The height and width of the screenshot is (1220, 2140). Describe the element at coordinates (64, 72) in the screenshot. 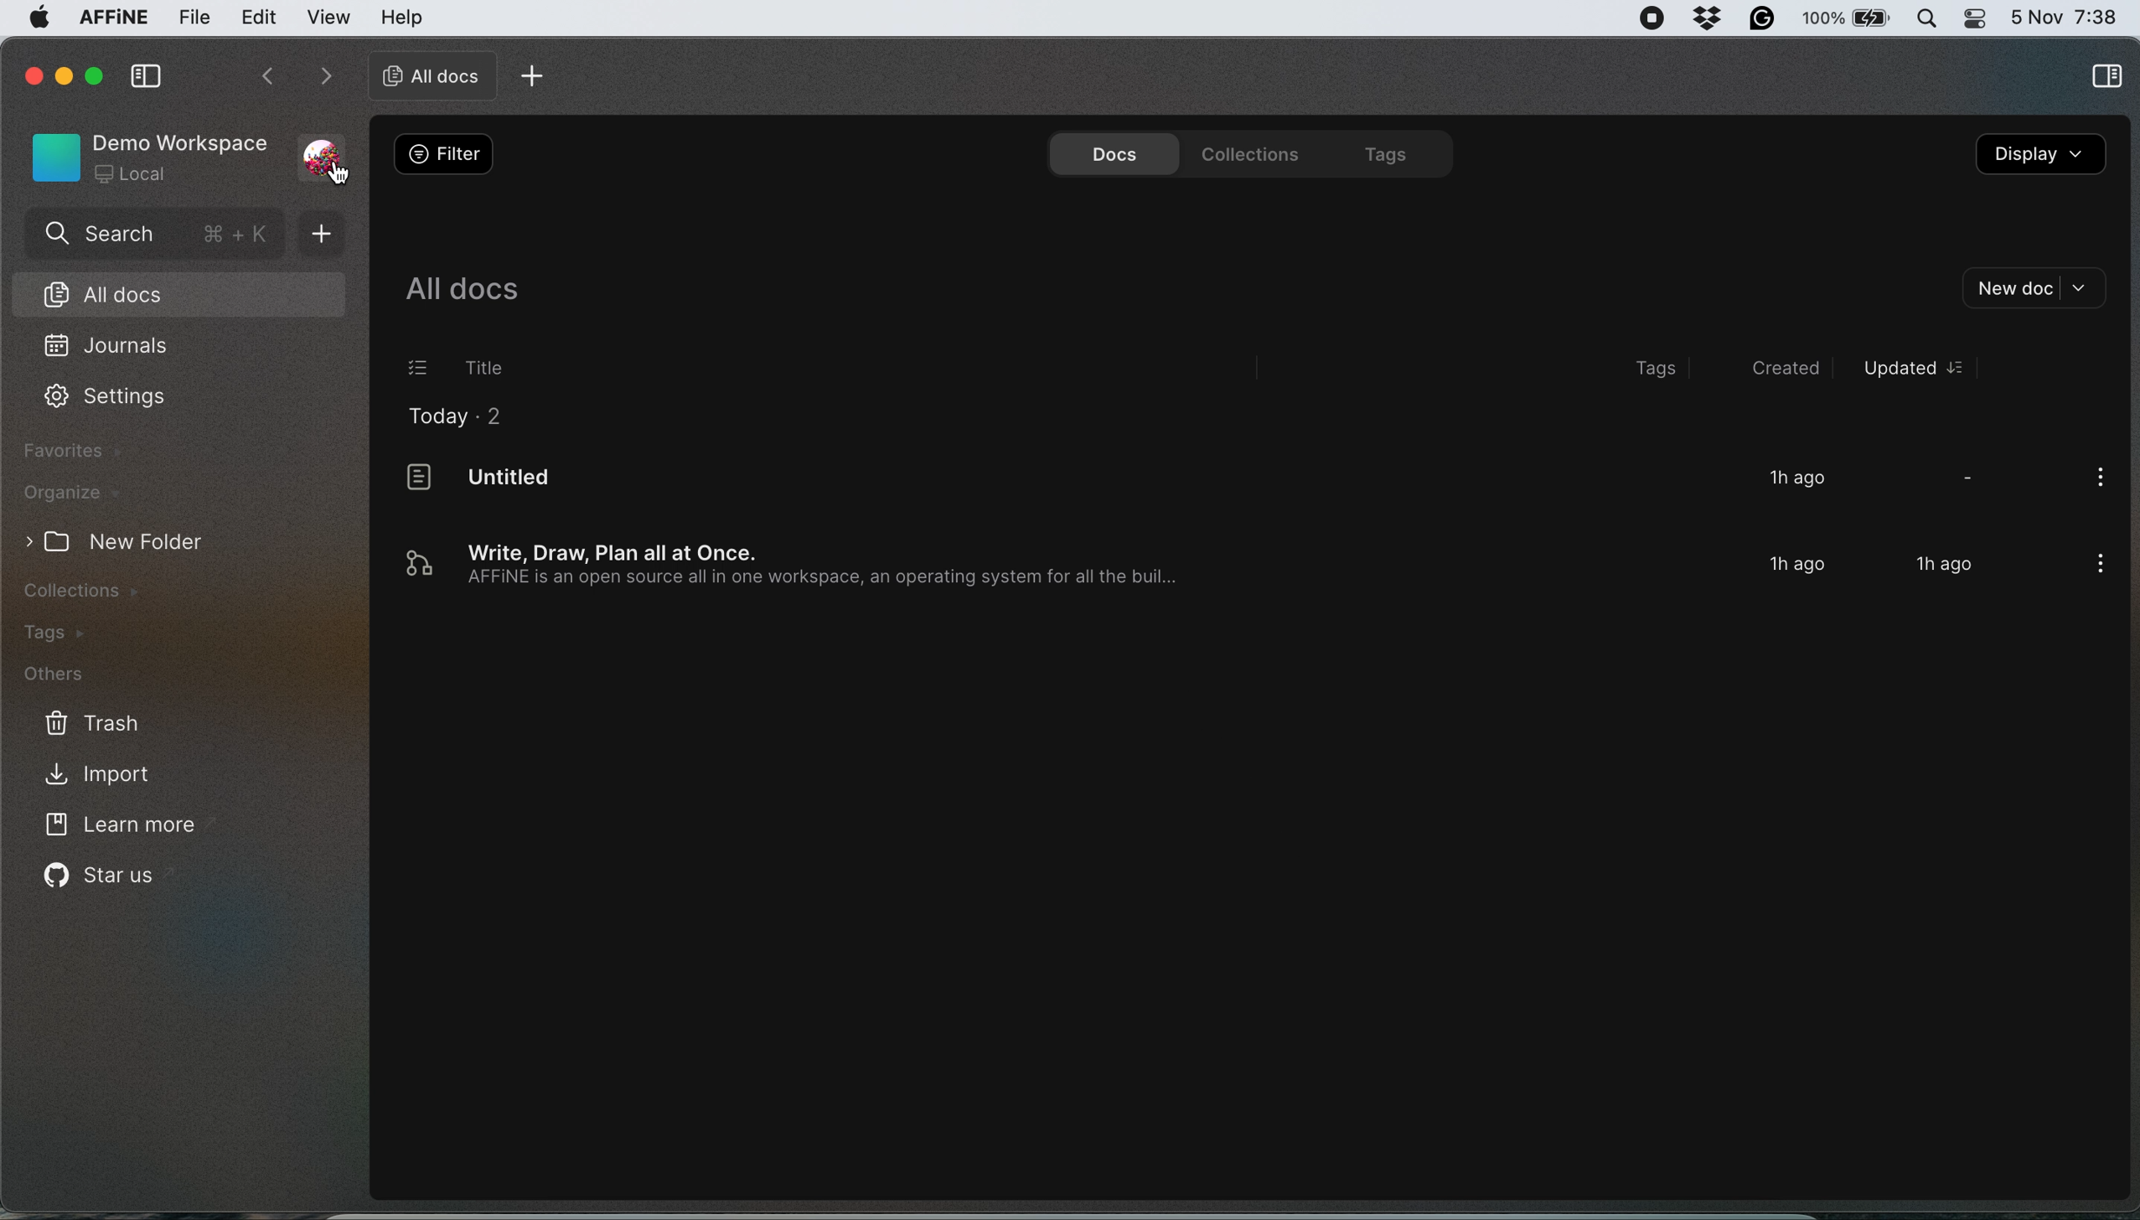

I see `minimise` at that location.